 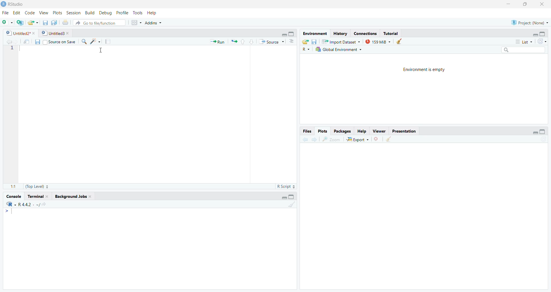 What do you see at coordinates (509, 3) in the screenshot?
I see `Minimize` at bounding box center [509, 3].